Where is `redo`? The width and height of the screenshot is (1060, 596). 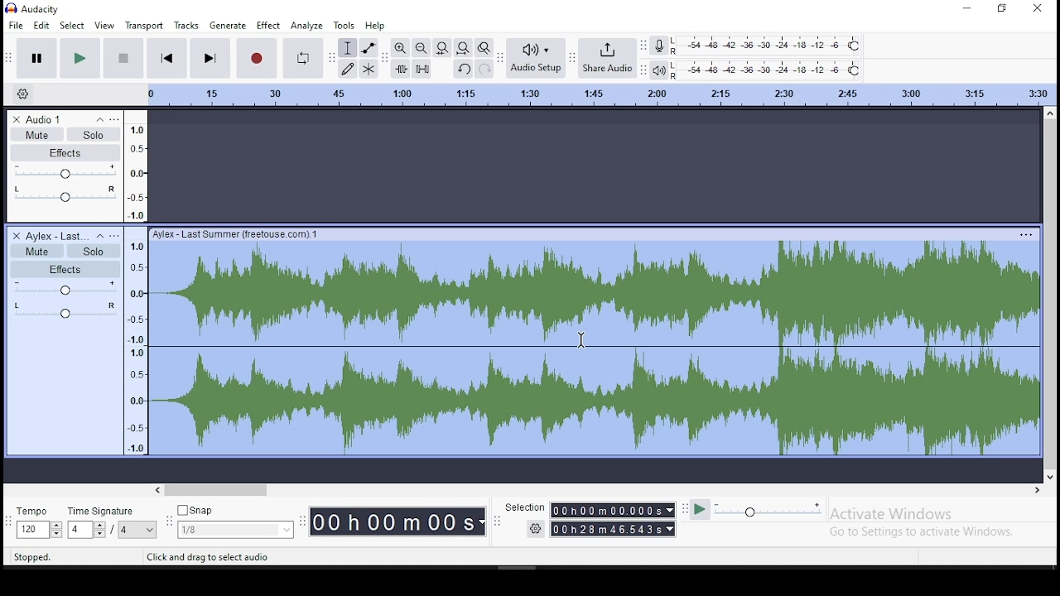
redo is located at coordinates (487, 70).